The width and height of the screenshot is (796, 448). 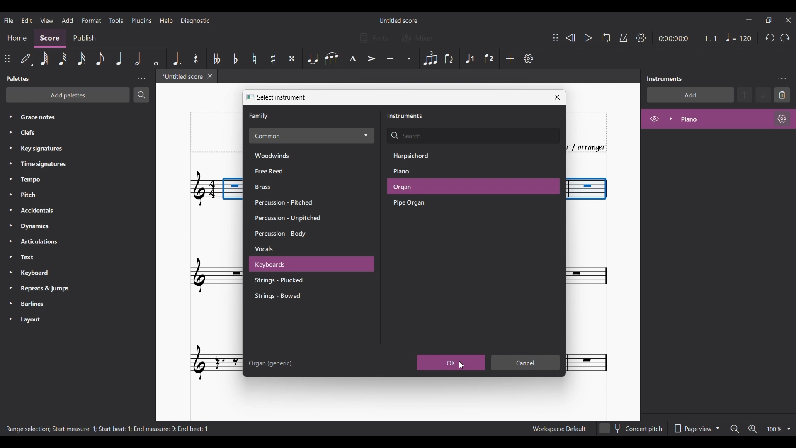 What do you see at coordinates (752, 429) in the screenshot?
I see `Zoom in` at bounding box center [752, 429].